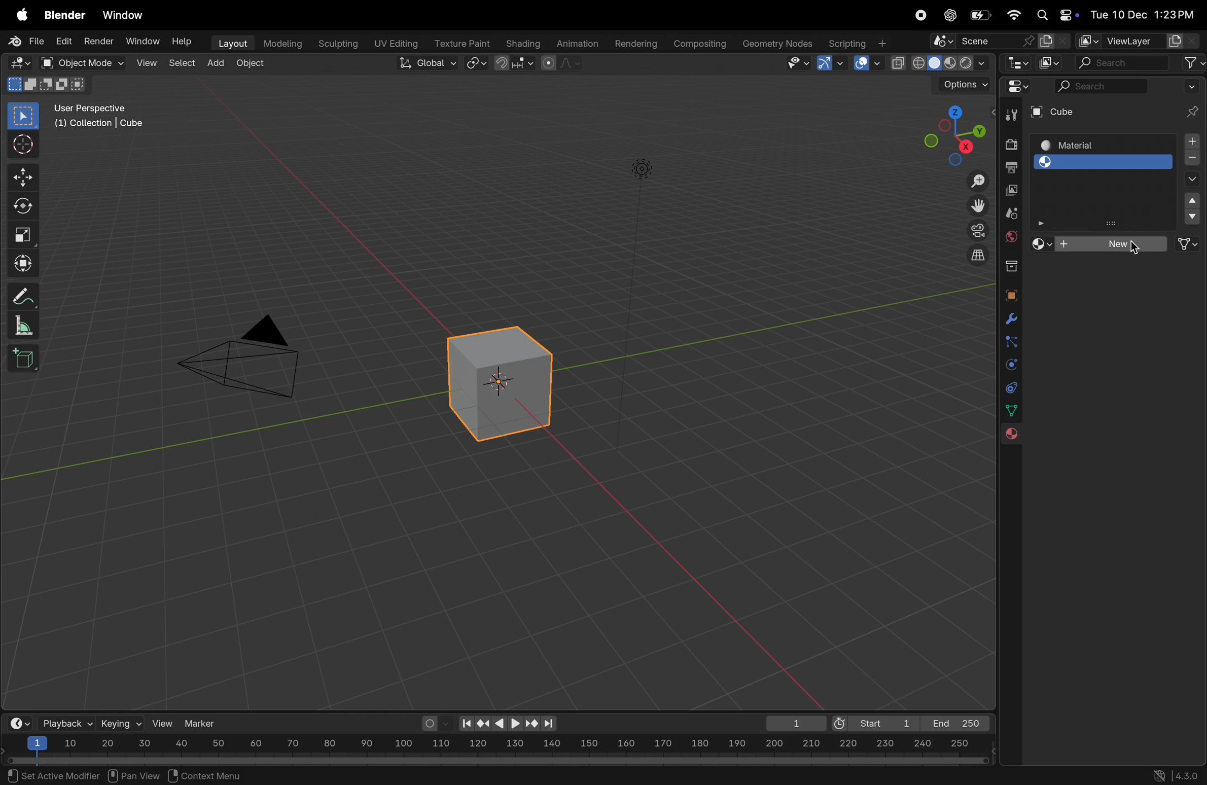  Describe the element at coordinates (982, 15) in the screenshot. I see `battery` at that location.